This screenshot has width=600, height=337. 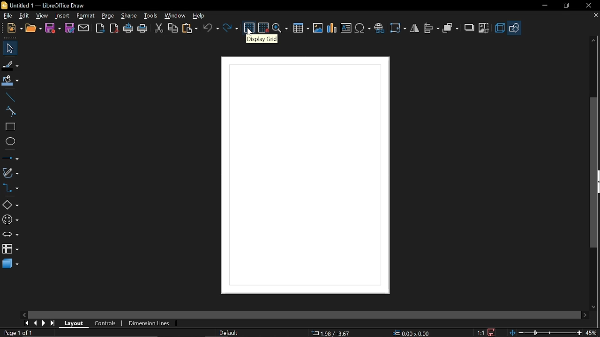 I want to click on close tab, so click(x=595, y=16).